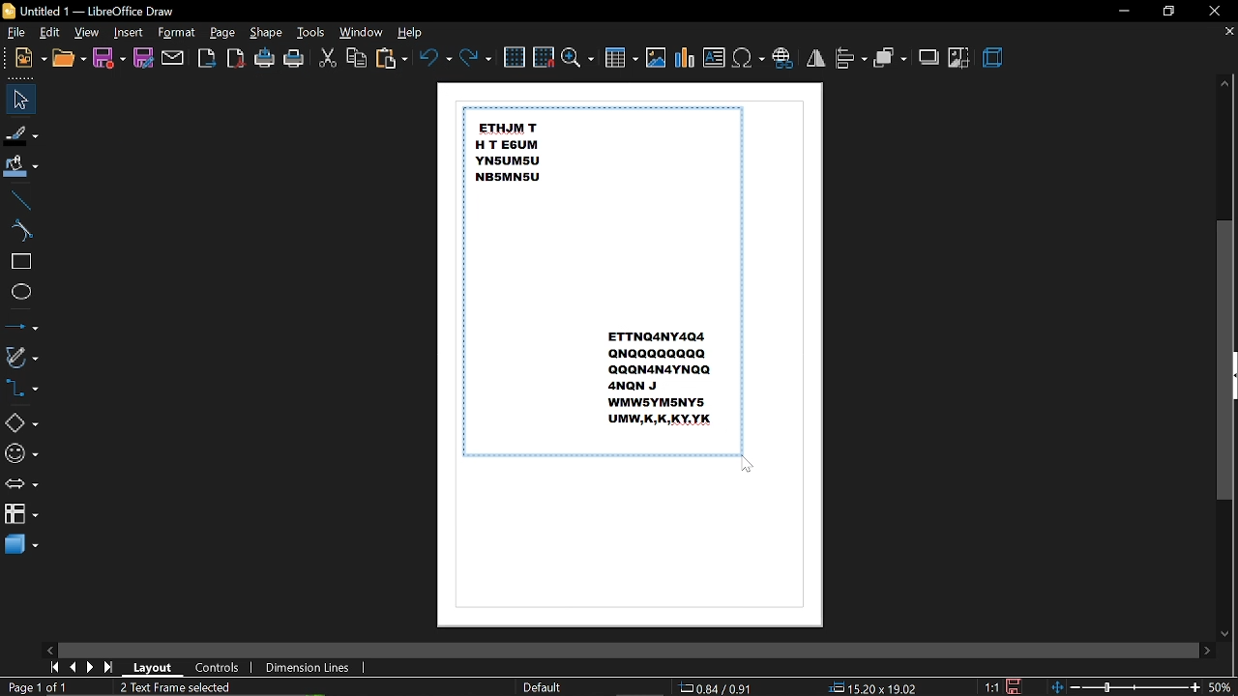 This screenshot has height=696, width=1238. What do you see at coordinates (186, 687) in the screenshot?
I see `2 text frame selected` at bounding box center [186, 687].